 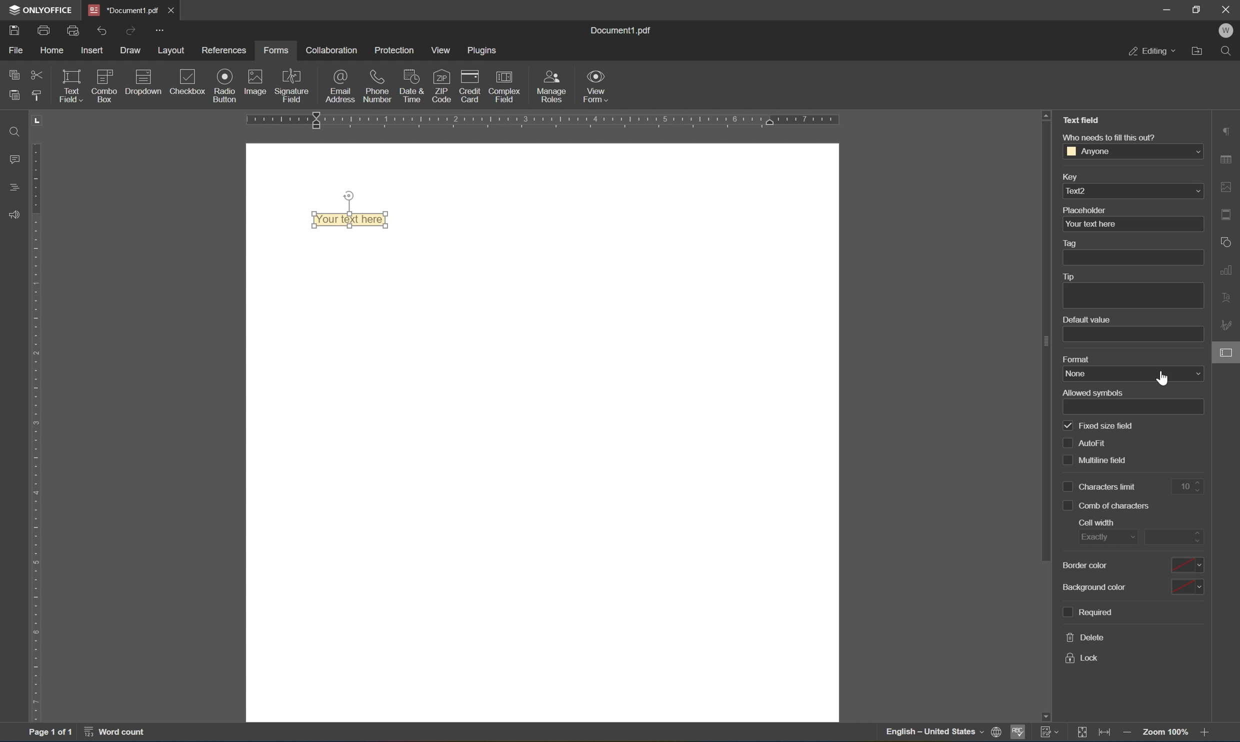 I want to click on file, so click(x=13, y=49).